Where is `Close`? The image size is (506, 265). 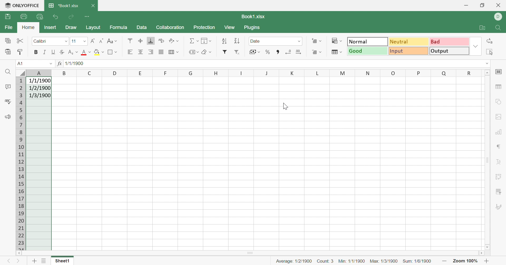 Close is located at coordinates (499, 5).